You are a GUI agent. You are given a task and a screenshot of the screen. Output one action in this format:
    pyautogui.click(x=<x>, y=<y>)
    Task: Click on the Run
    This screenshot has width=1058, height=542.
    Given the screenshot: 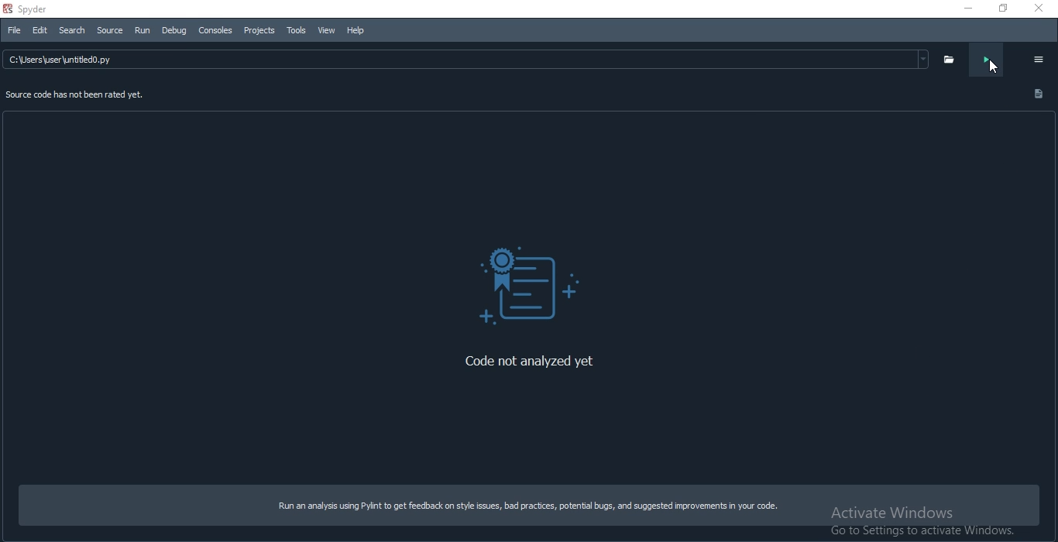 What is the action you would take?
    pyautogui.click(x=140, y=30)
    